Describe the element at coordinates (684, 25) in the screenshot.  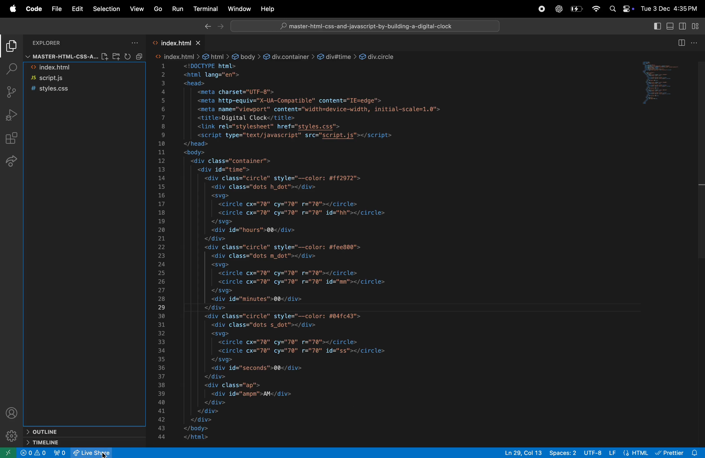
I see `toggle secondary sidebar` at that location.